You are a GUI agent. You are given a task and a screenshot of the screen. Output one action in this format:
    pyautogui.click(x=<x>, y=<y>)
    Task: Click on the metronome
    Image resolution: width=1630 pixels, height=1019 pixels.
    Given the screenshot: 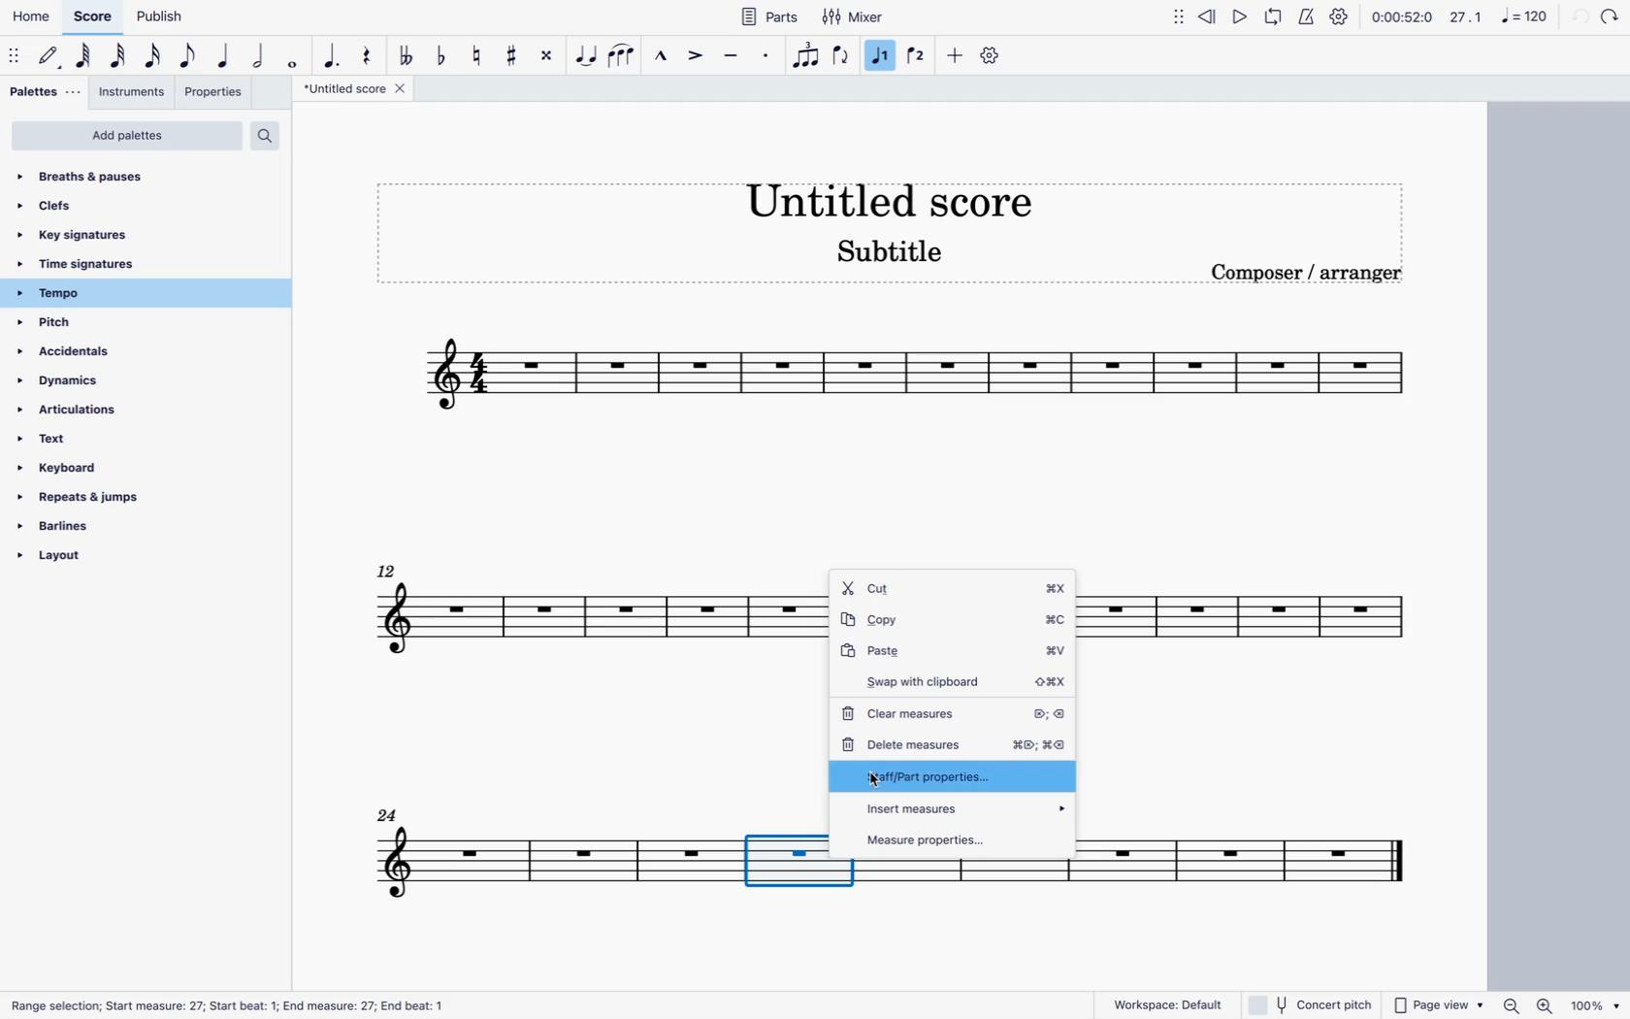 What is the action you would take?
    pyautogui.click(x=1311, y=16)
    